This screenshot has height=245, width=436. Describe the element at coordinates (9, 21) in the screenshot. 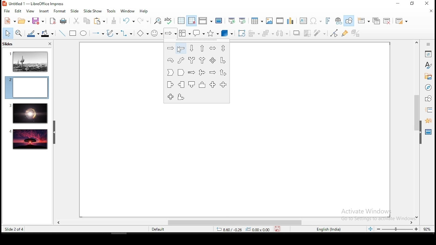

I see `new` at that location.